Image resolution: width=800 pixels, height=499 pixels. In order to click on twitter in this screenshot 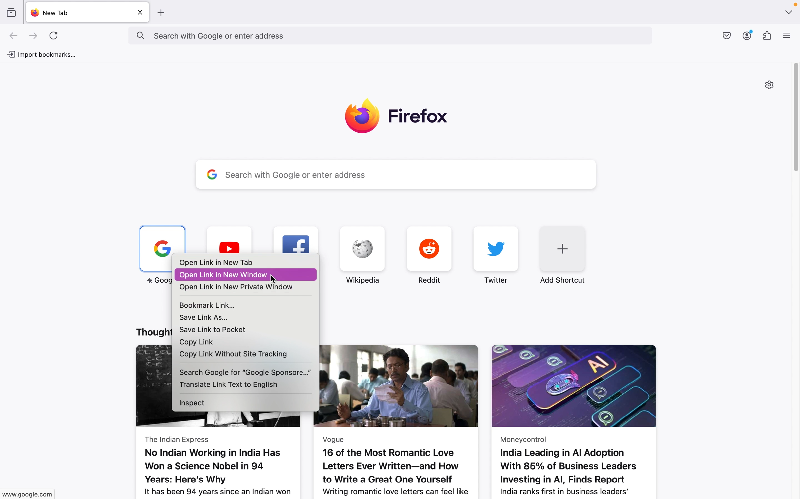, I will do `click(494, 256)`.